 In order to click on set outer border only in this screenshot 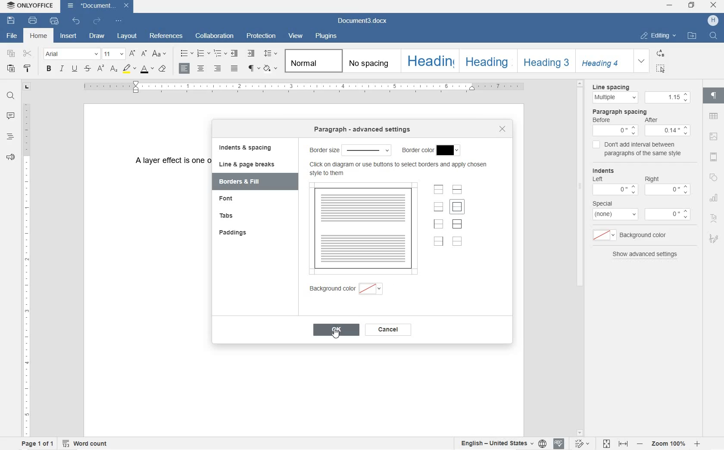, I will do `click(458, 207)`.